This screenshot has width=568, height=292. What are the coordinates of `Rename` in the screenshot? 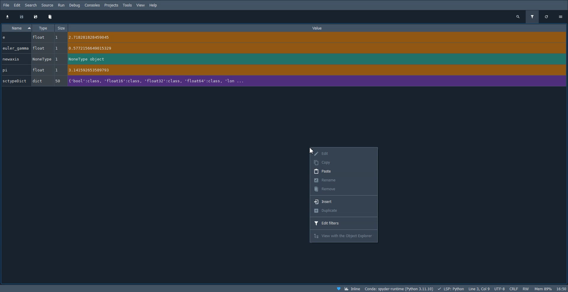 It's located at (344, 181).